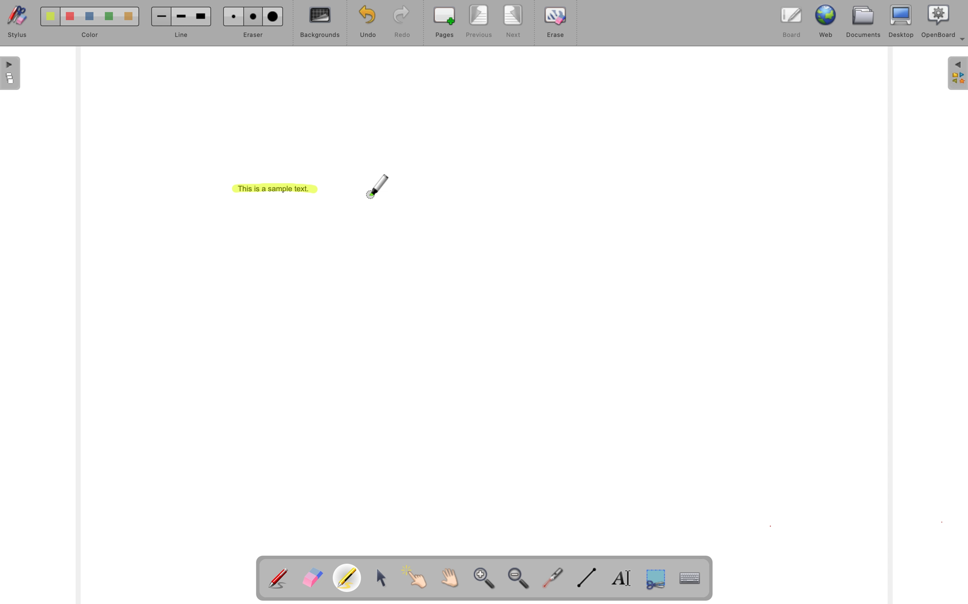 The height and width of the screenshot is (604, 968). I want to click on web, so click(827, 22).